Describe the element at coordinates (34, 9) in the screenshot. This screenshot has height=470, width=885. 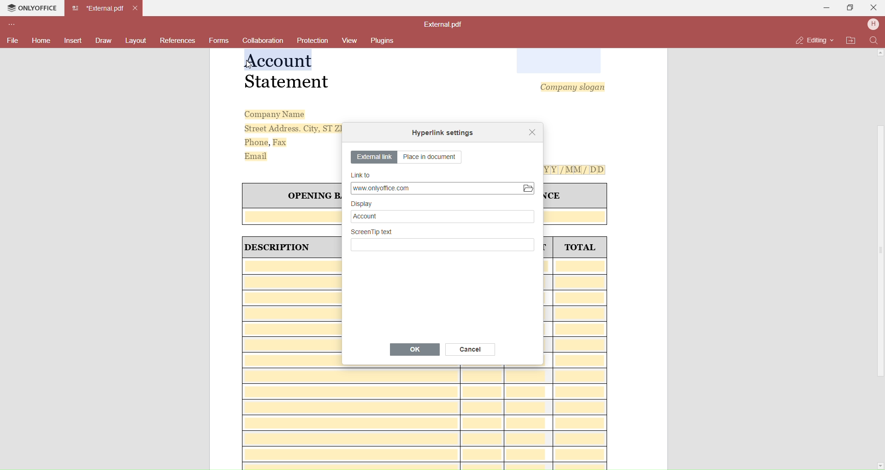
I see `Onlyoffice Tab` at that location.